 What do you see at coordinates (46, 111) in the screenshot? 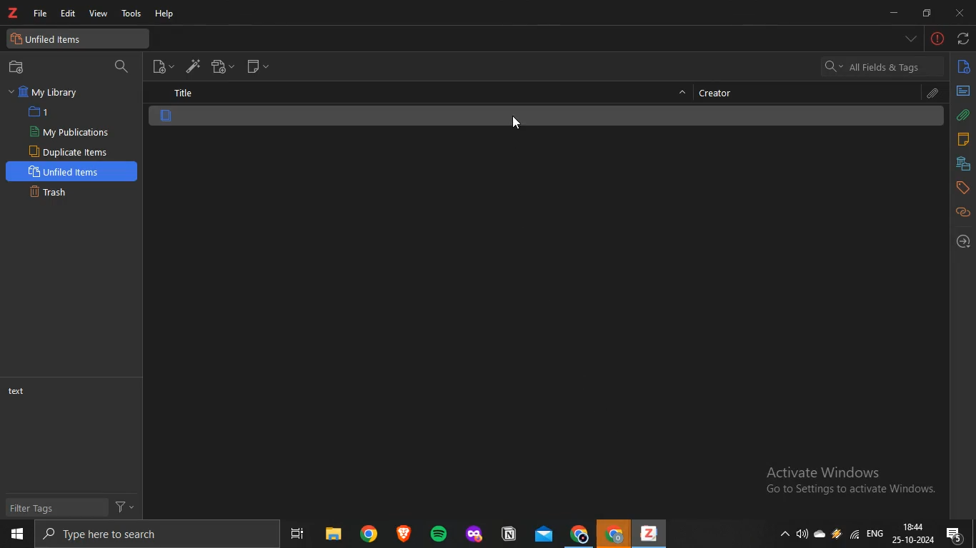
I see `1` at bounding box center [46, 111].